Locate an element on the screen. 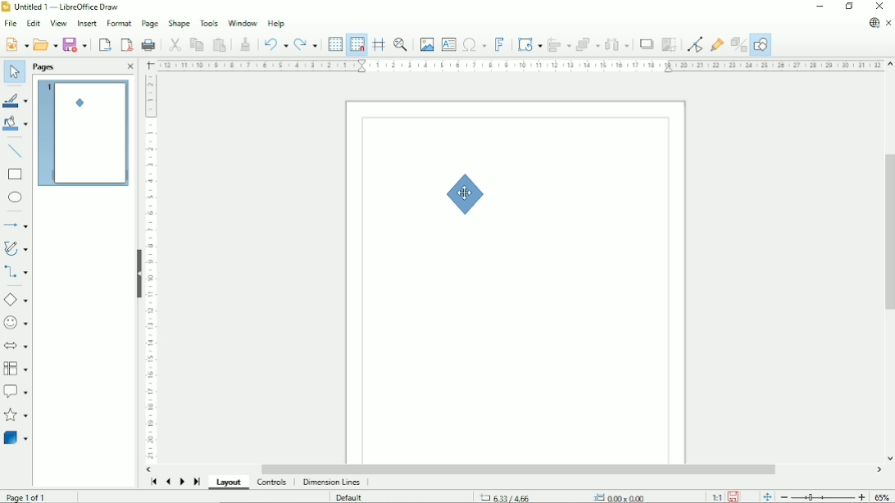 This screenshot has width=895, height=503. Controls is located at coordinates (273, 483).